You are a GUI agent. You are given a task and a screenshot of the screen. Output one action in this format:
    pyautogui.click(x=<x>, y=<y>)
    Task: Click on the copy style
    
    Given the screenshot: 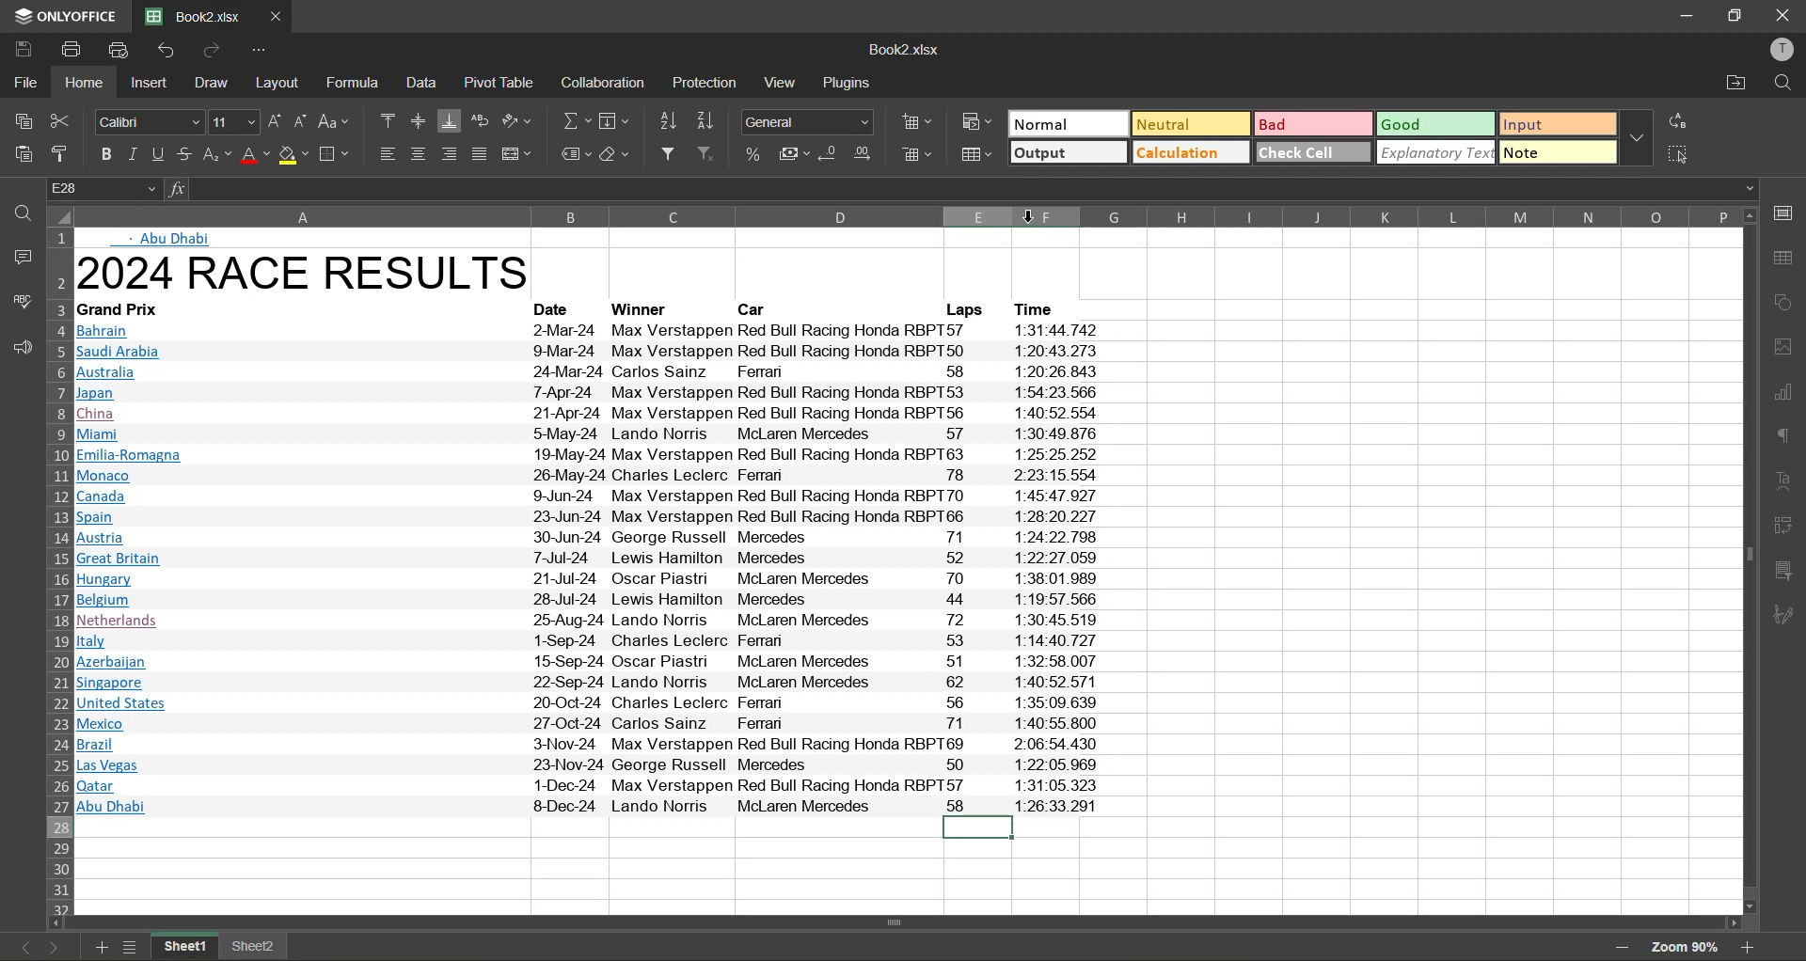 What is the action you would take?
    pyautogui.click(x=61, y=154)
    